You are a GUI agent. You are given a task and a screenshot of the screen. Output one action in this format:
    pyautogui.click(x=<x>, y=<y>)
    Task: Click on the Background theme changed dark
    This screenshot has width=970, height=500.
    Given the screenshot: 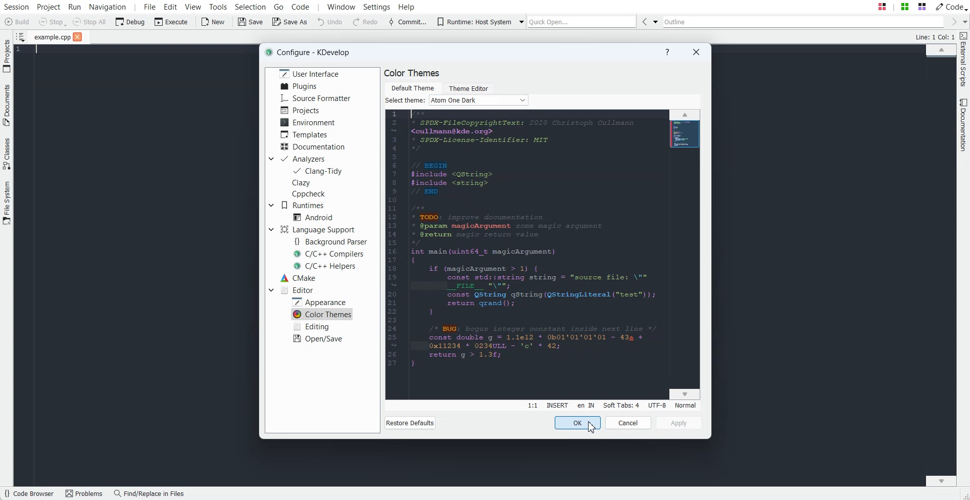 What is the action you would take?
    pyautogui.click(x=543, y=253)
    